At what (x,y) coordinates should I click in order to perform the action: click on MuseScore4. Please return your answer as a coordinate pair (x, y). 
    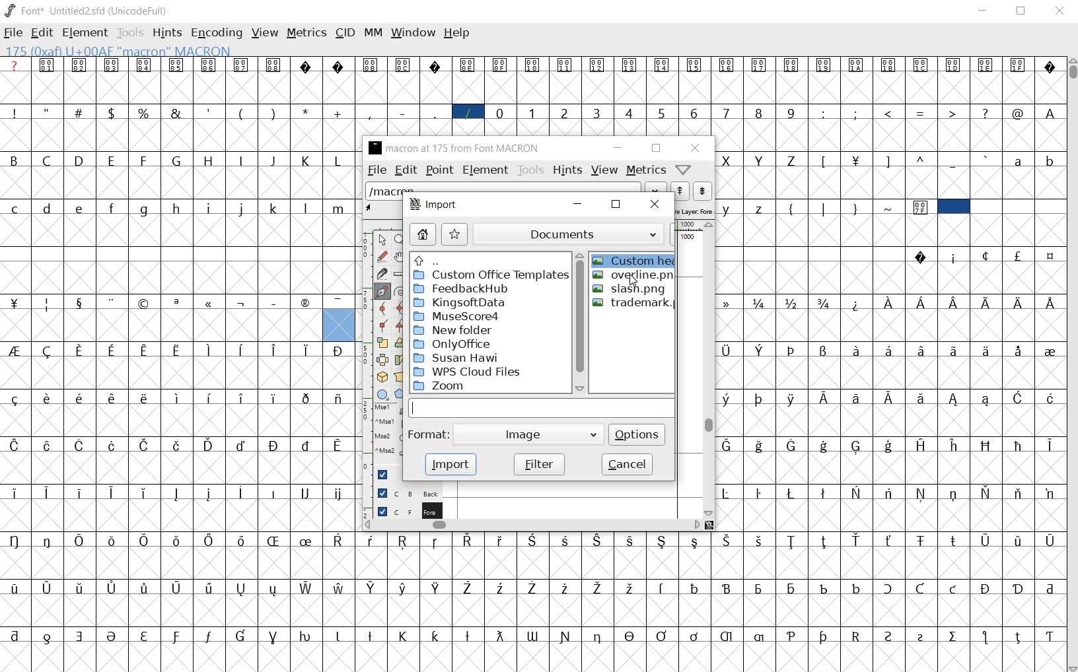
    Looking at the image, I should click on (474, 318).